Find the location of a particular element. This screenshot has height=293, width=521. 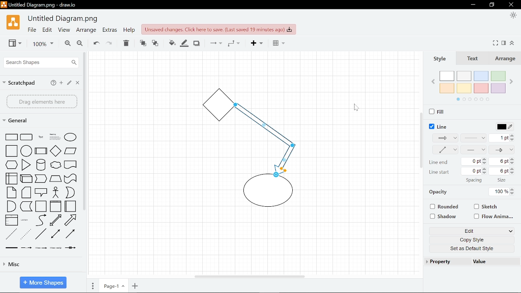

shape is located at coordinates (41, 137).